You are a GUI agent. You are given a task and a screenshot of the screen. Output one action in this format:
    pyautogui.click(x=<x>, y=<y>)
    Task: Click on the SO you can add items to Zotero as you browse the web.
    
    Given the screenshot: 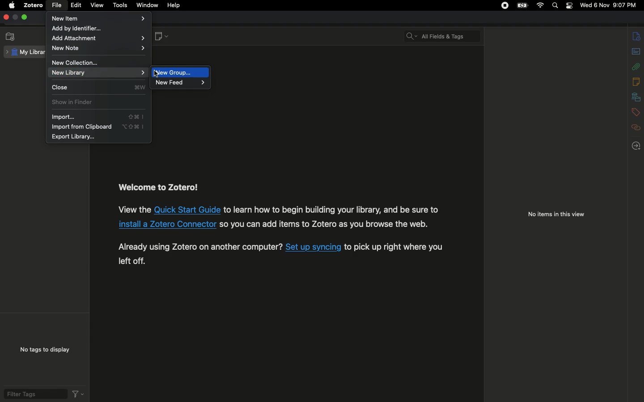 What is the action you would take?
    pyautogui.click(x=325, y=224)
    